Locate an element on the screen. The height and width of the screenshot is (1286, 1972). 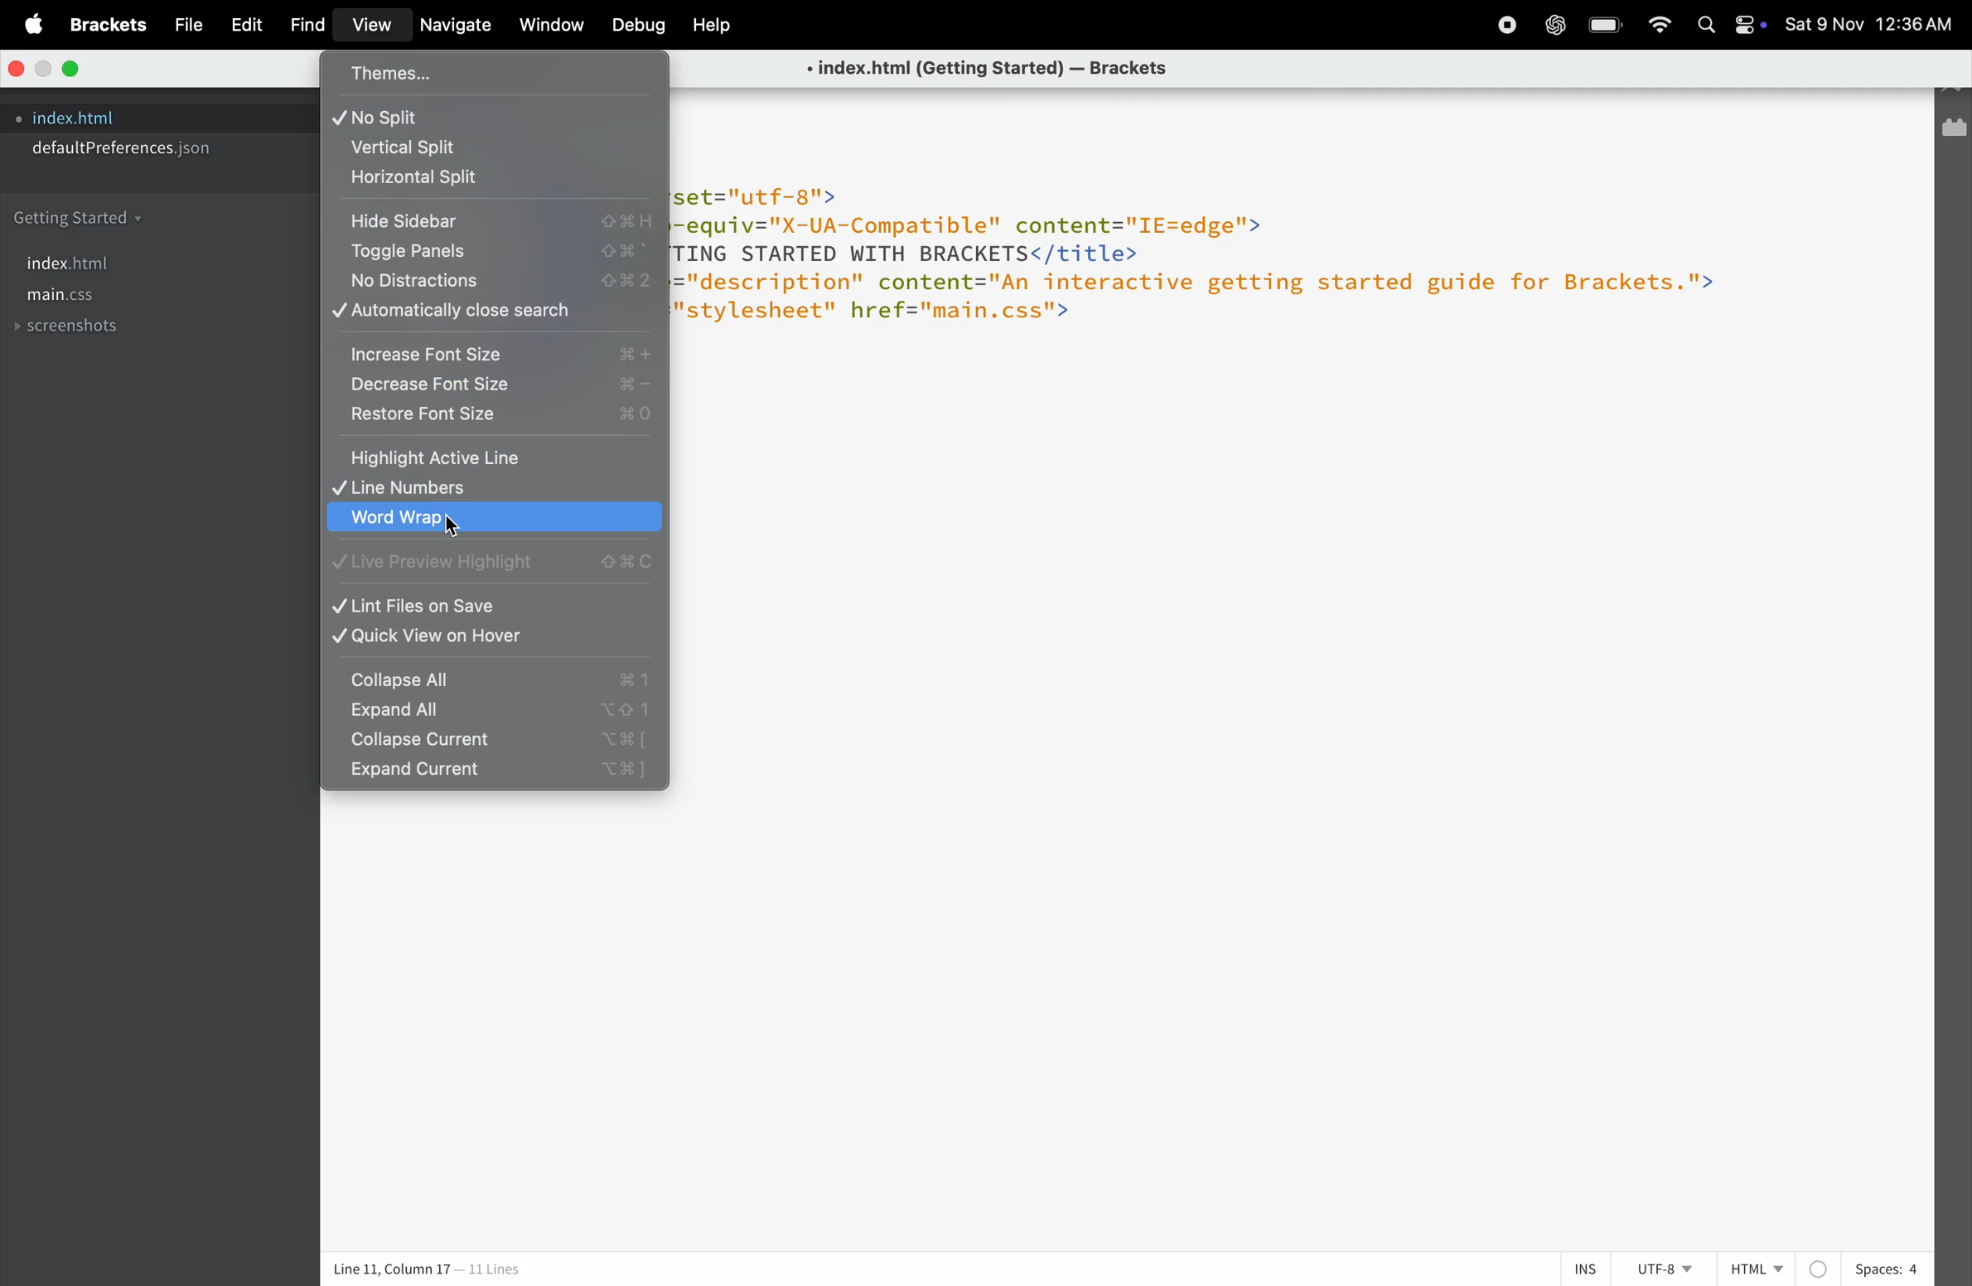
record is located at coordinates (1496, 27).